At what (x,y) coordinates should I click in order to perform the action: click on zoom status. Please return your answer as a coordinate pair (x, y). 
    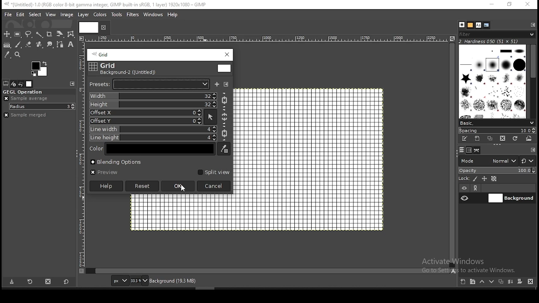
    Looking at the image, I should click on (139, 281).